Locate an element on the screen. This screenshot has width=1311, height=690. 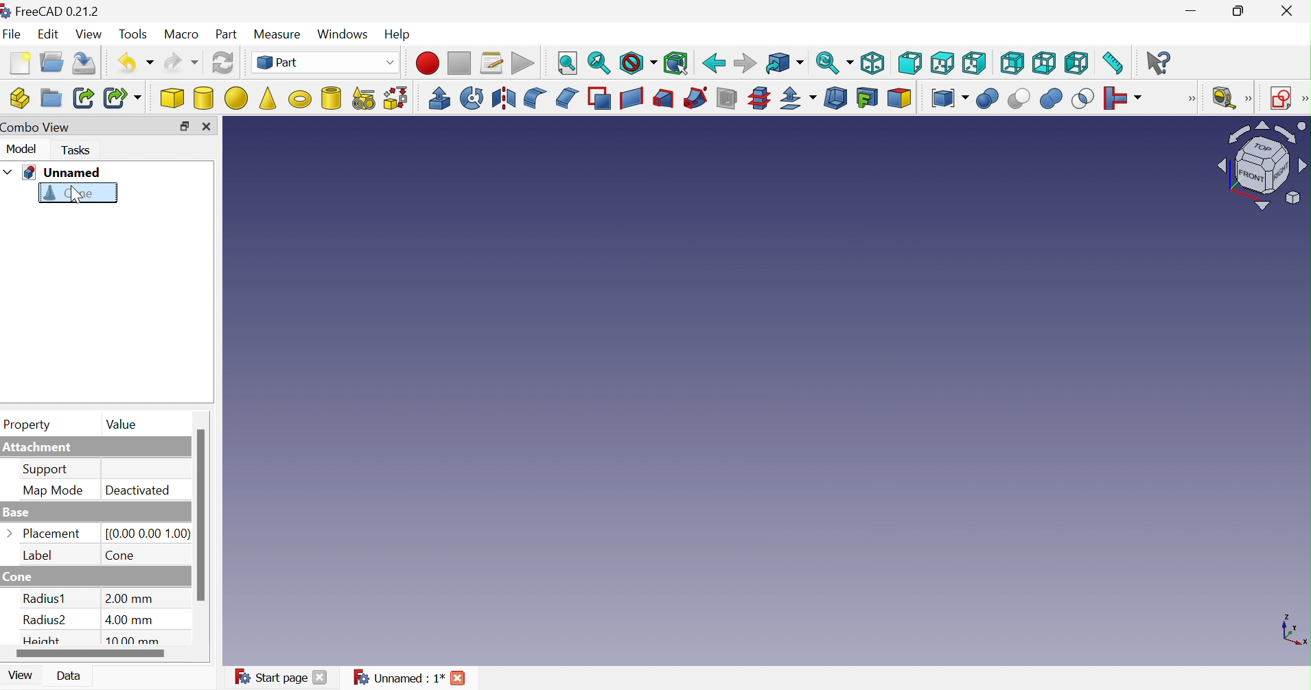
Mirroring is located at coordinates (505, 99).